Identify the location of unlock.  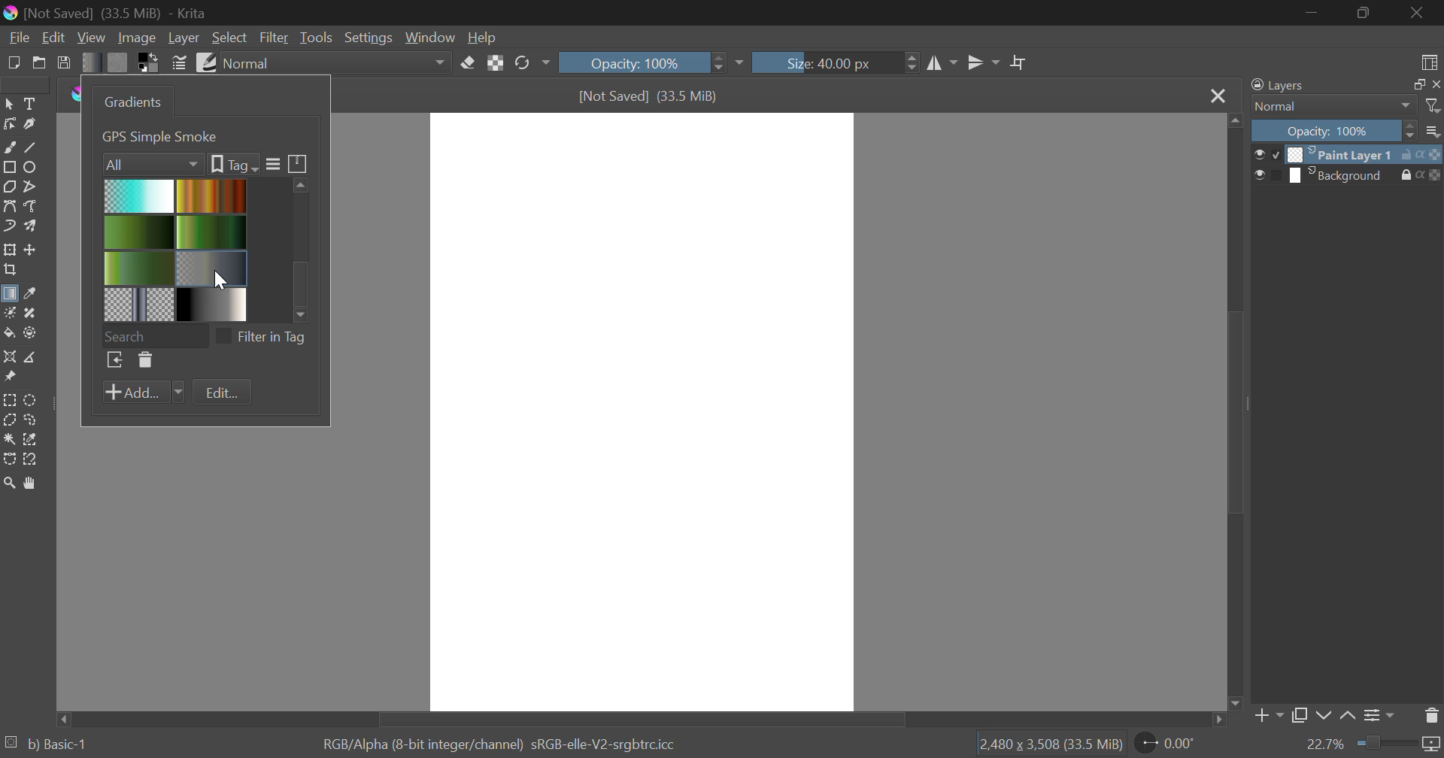
(1409, 154).